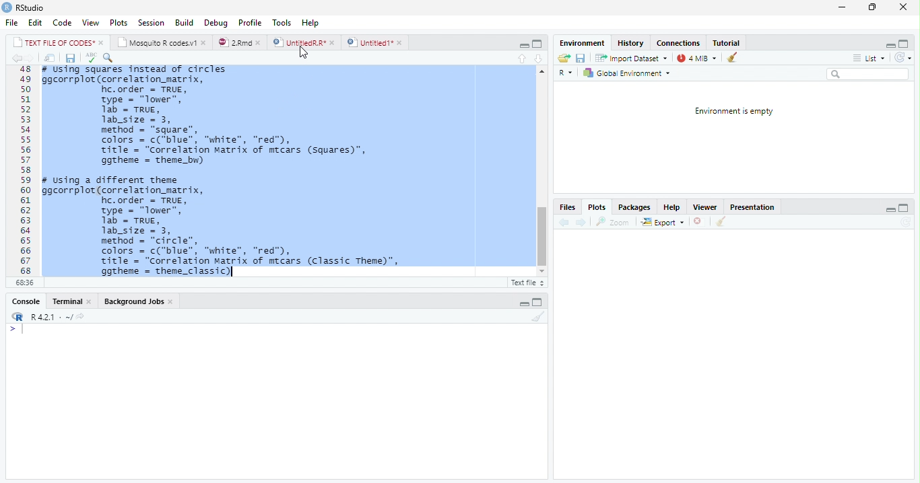  I want to click on View, so click(91, 22).